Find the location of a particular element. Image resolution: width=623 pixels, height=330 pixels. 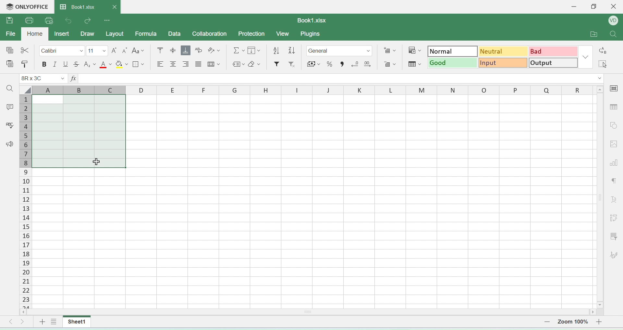

align center is located at coordinates (173, 51).